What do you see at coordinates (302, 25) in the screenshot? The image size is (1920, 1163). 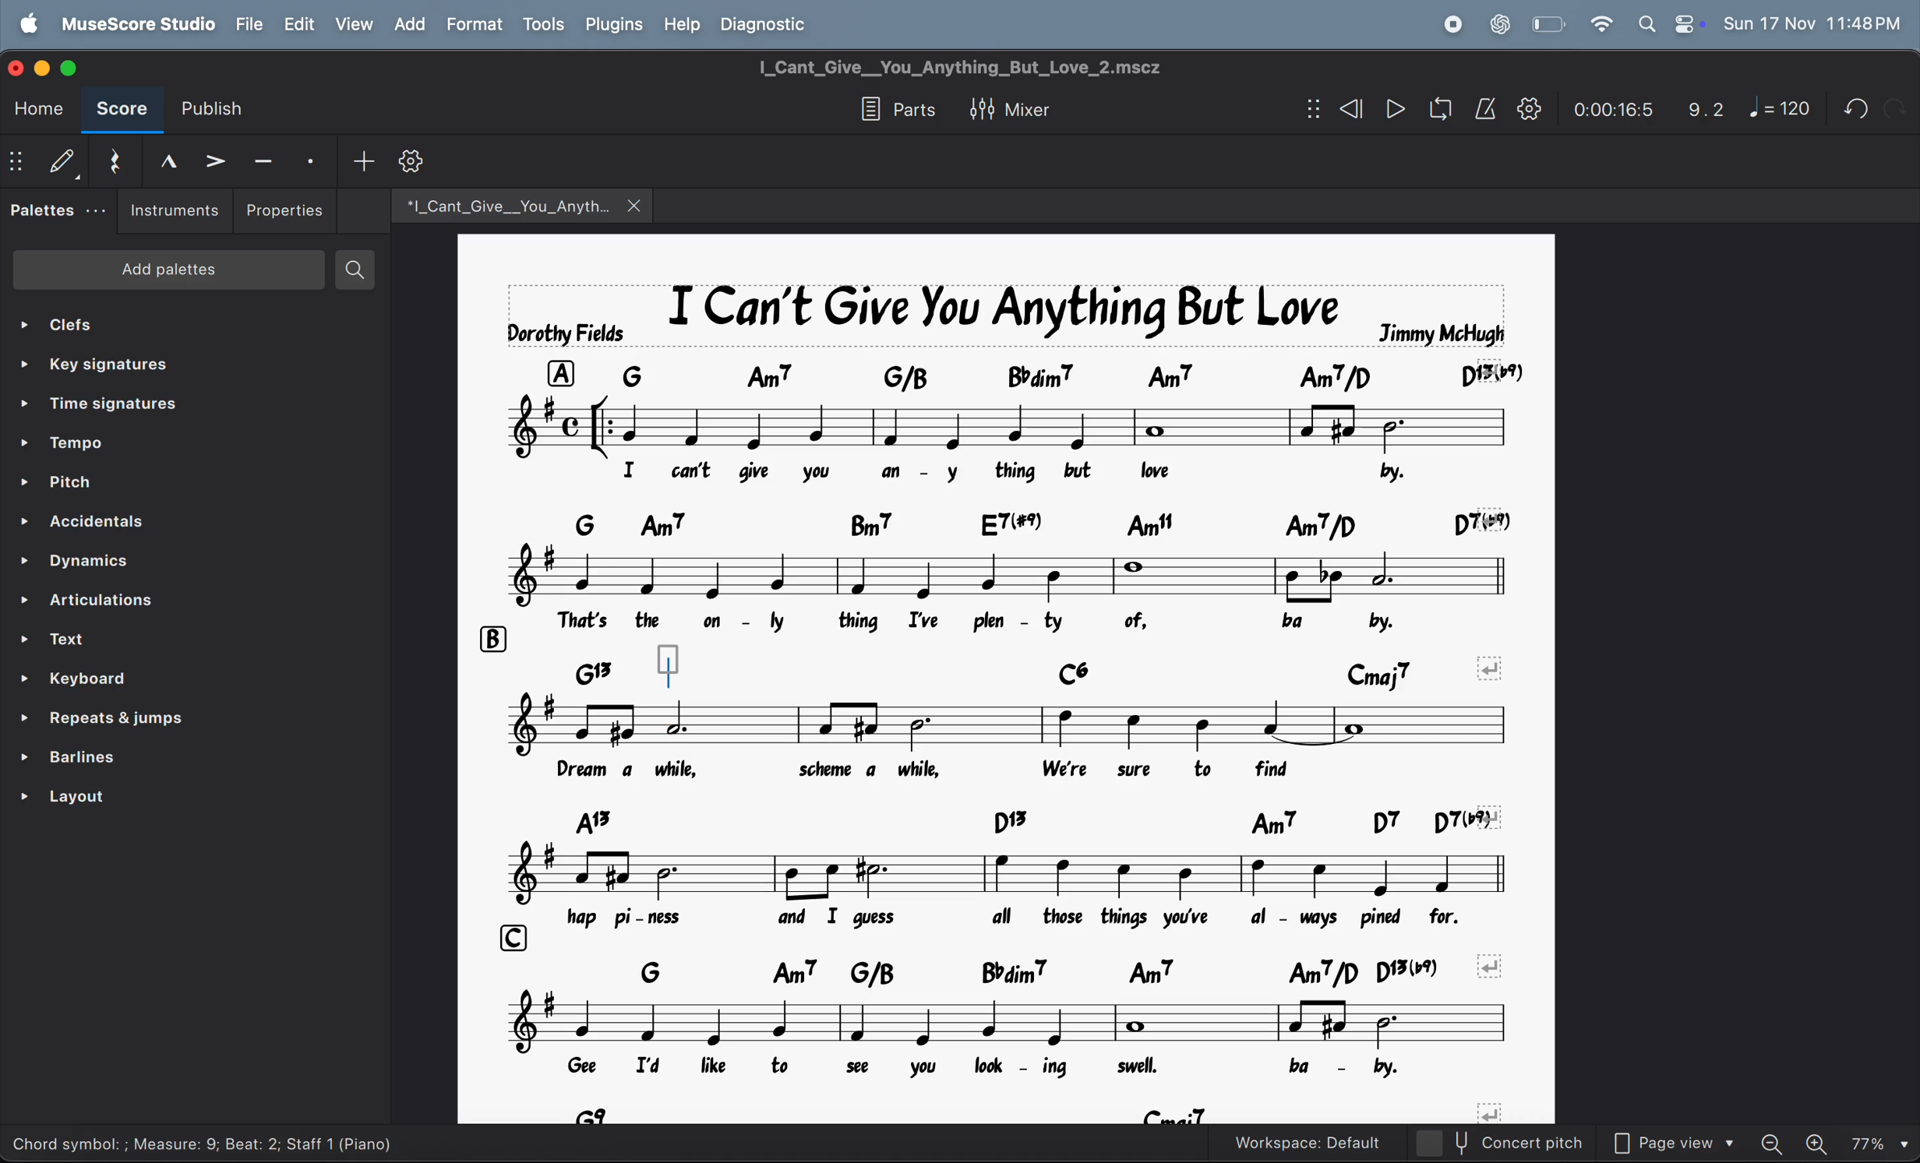 I see `edit` at bounding box center [302, 25].